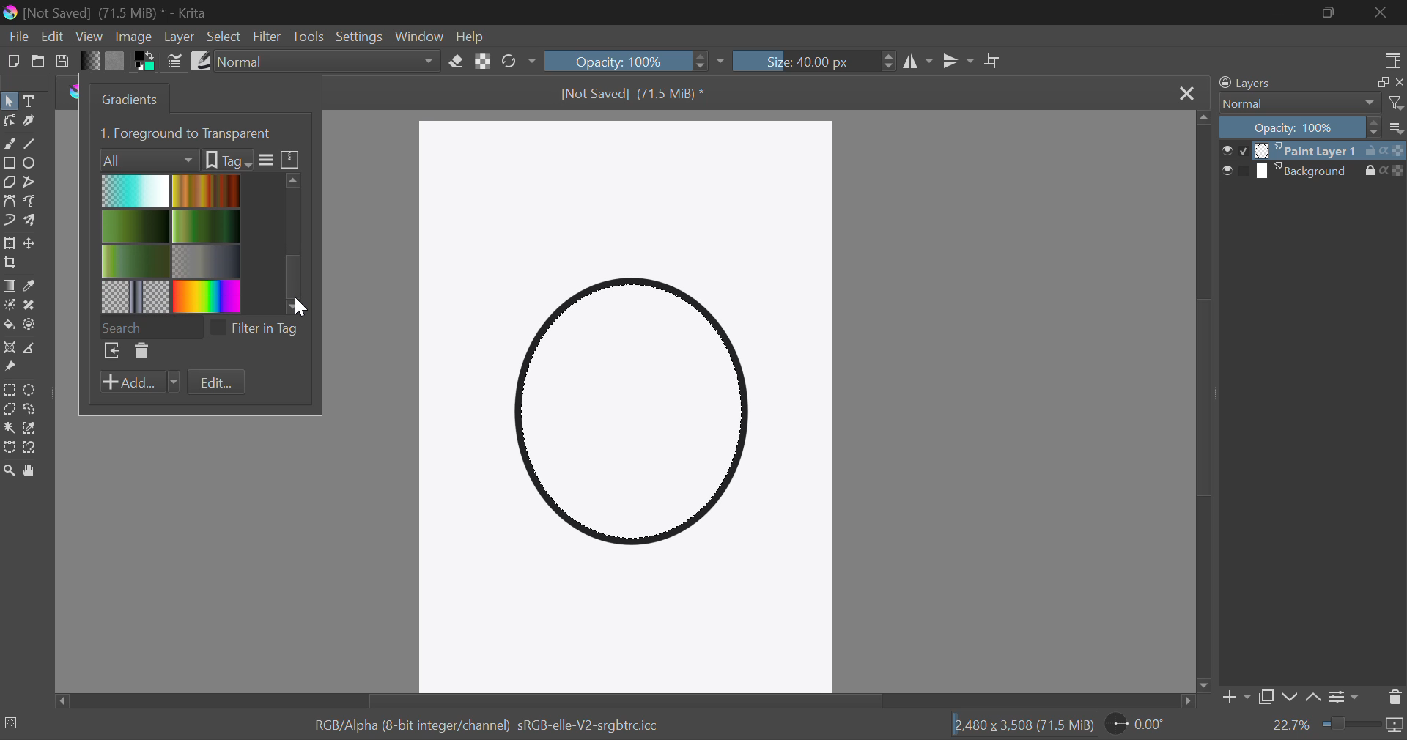  Describe the element at coordinates (34, 349) in the screenshot. I see `Measurement` at that location.